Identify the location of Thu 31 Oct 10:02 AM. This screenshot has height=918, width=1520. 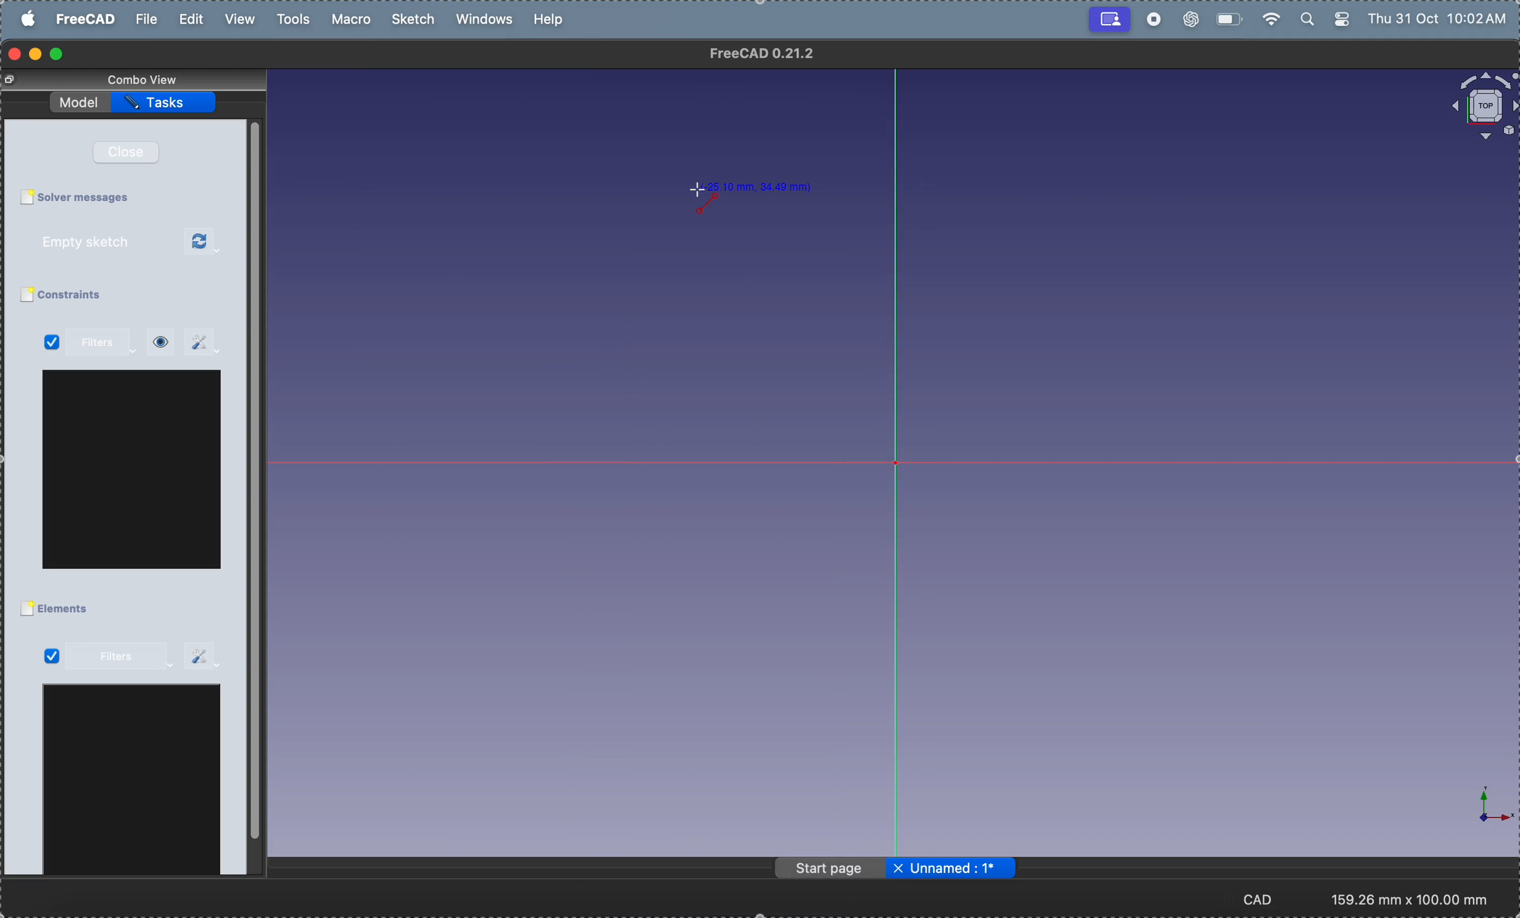
(1440, 21).